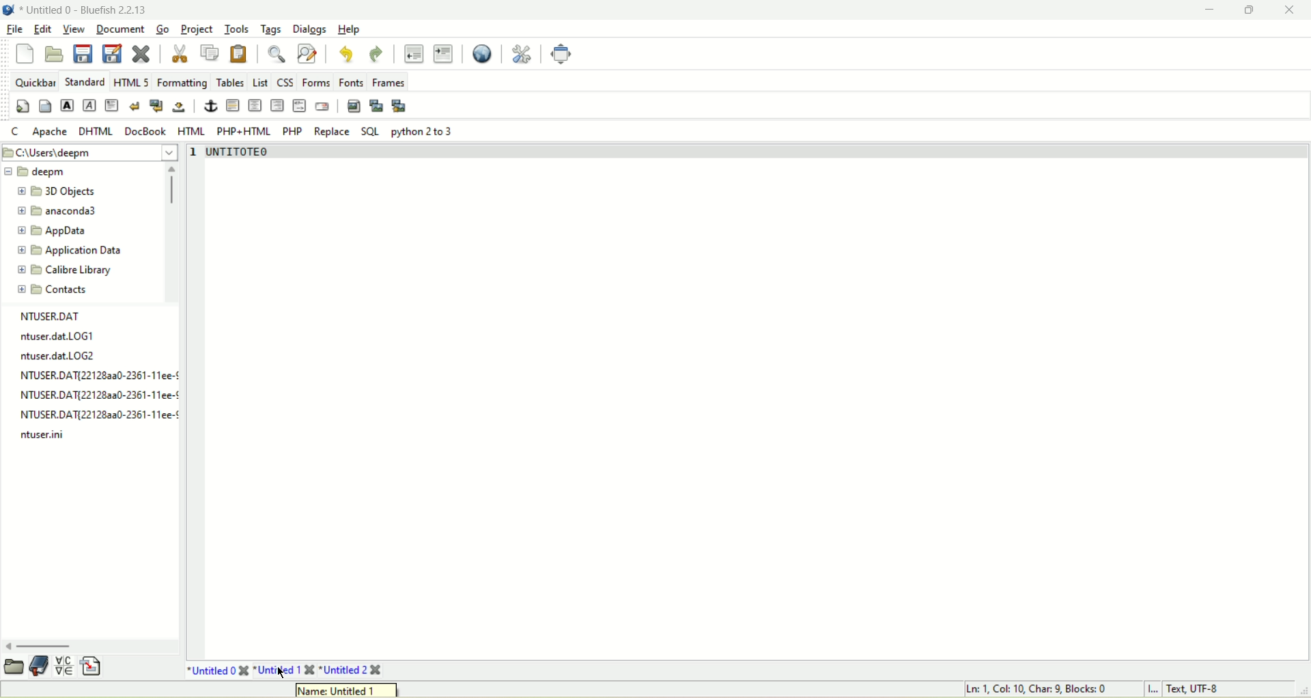  Describe the element at coordinates (90, 8) in the screenshot. I see `title ` at that location.